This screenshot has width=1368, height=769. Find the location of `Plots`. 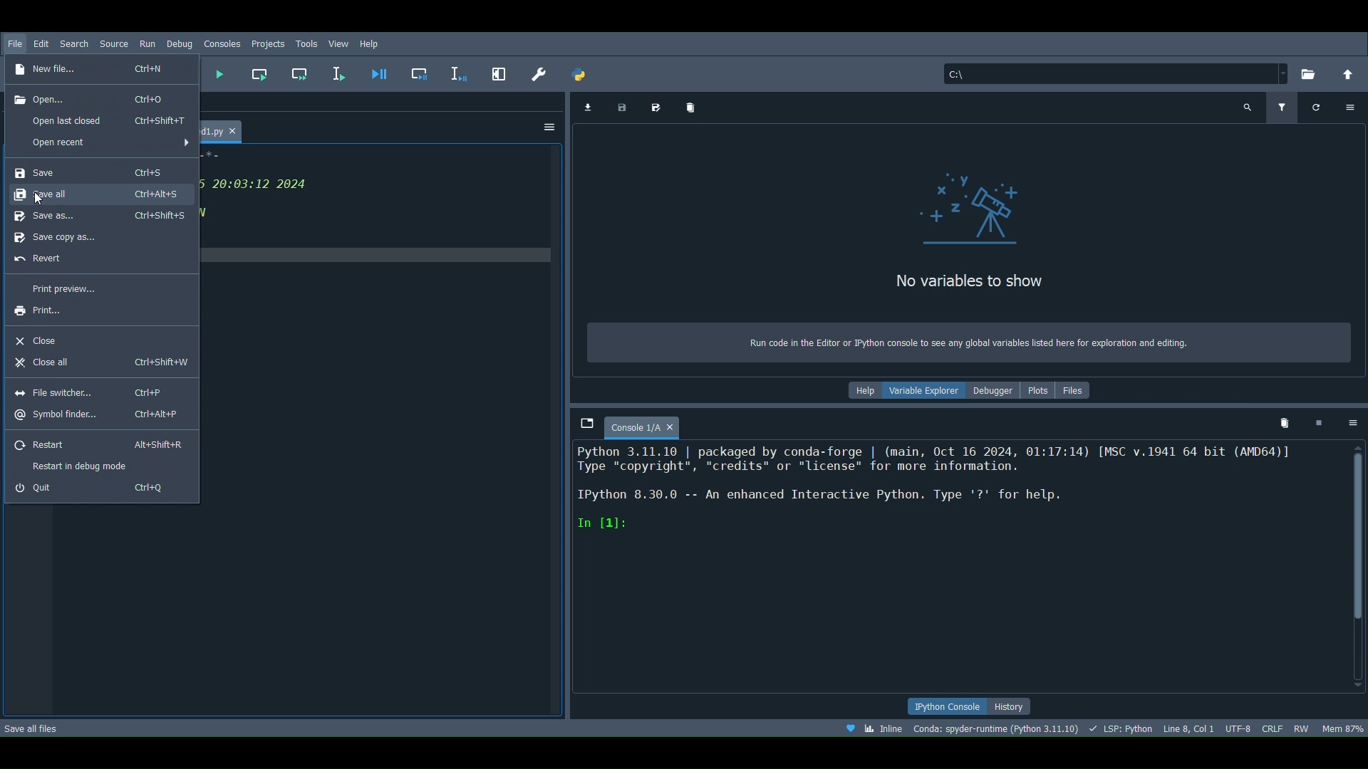

Plots is located at coordinates (1039, 391).